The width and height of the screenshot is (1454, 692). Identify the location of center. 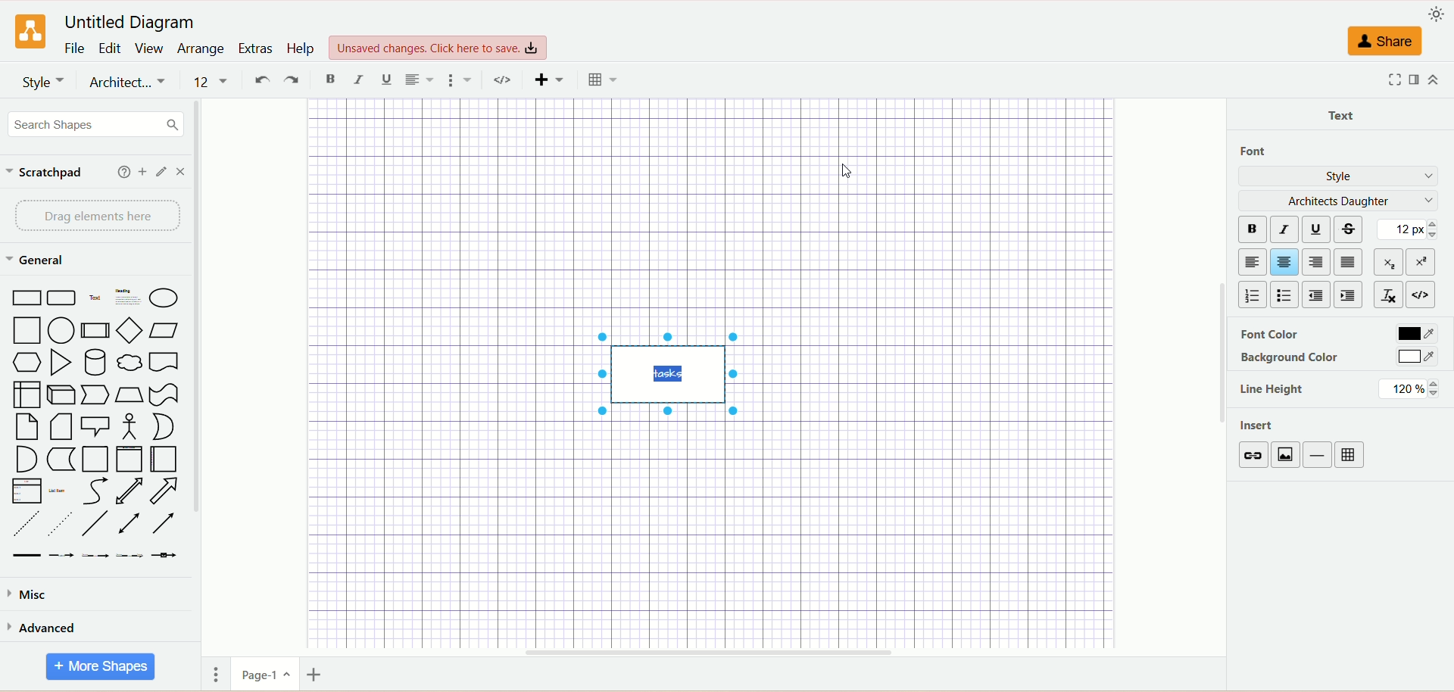
(1285, 261).